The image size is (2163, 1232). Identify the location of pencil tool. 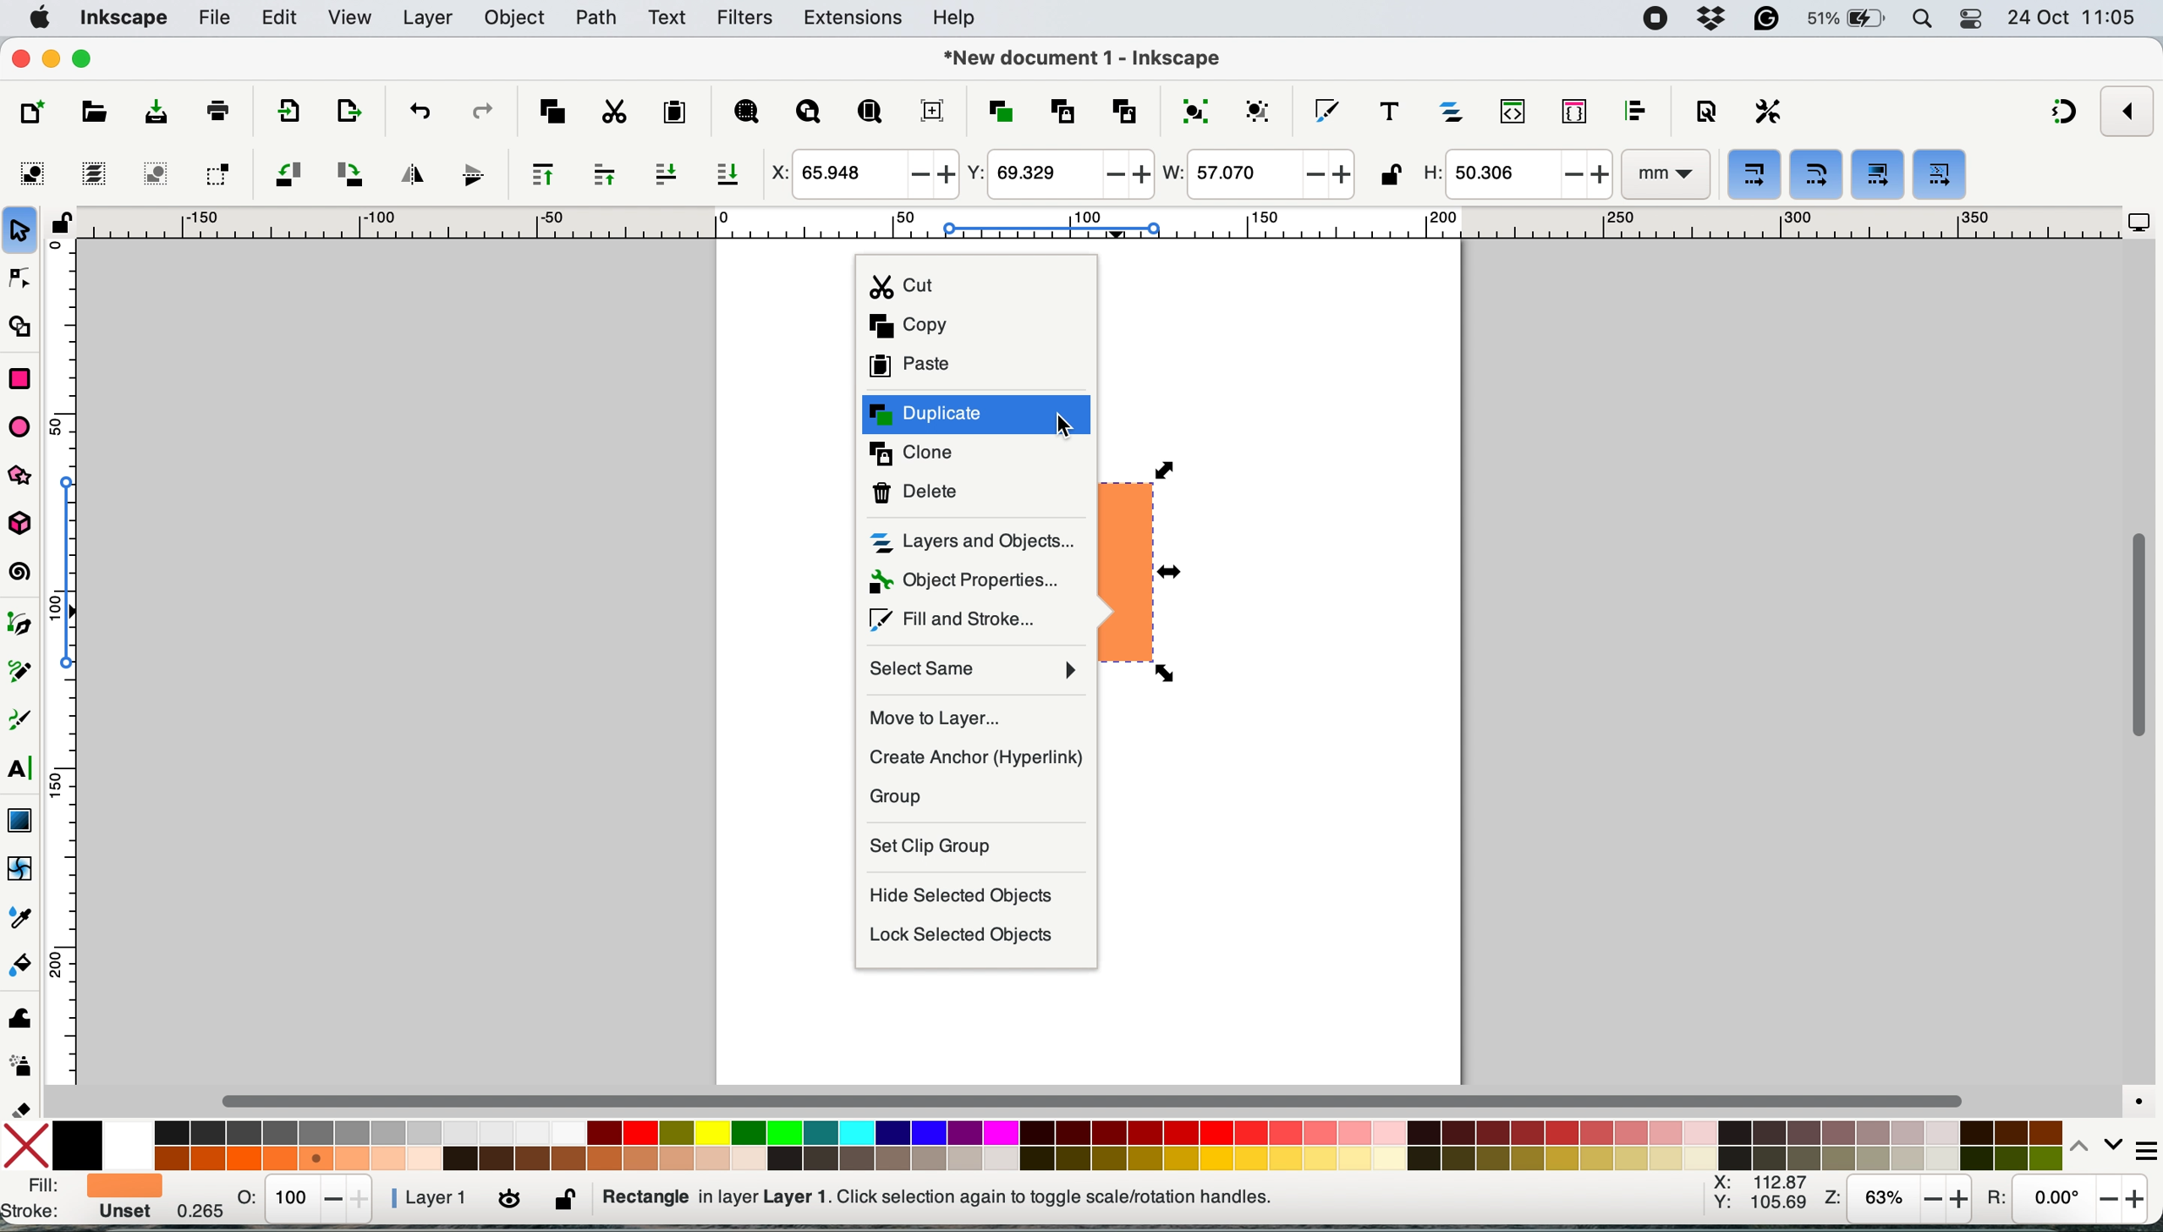
(26, 676).